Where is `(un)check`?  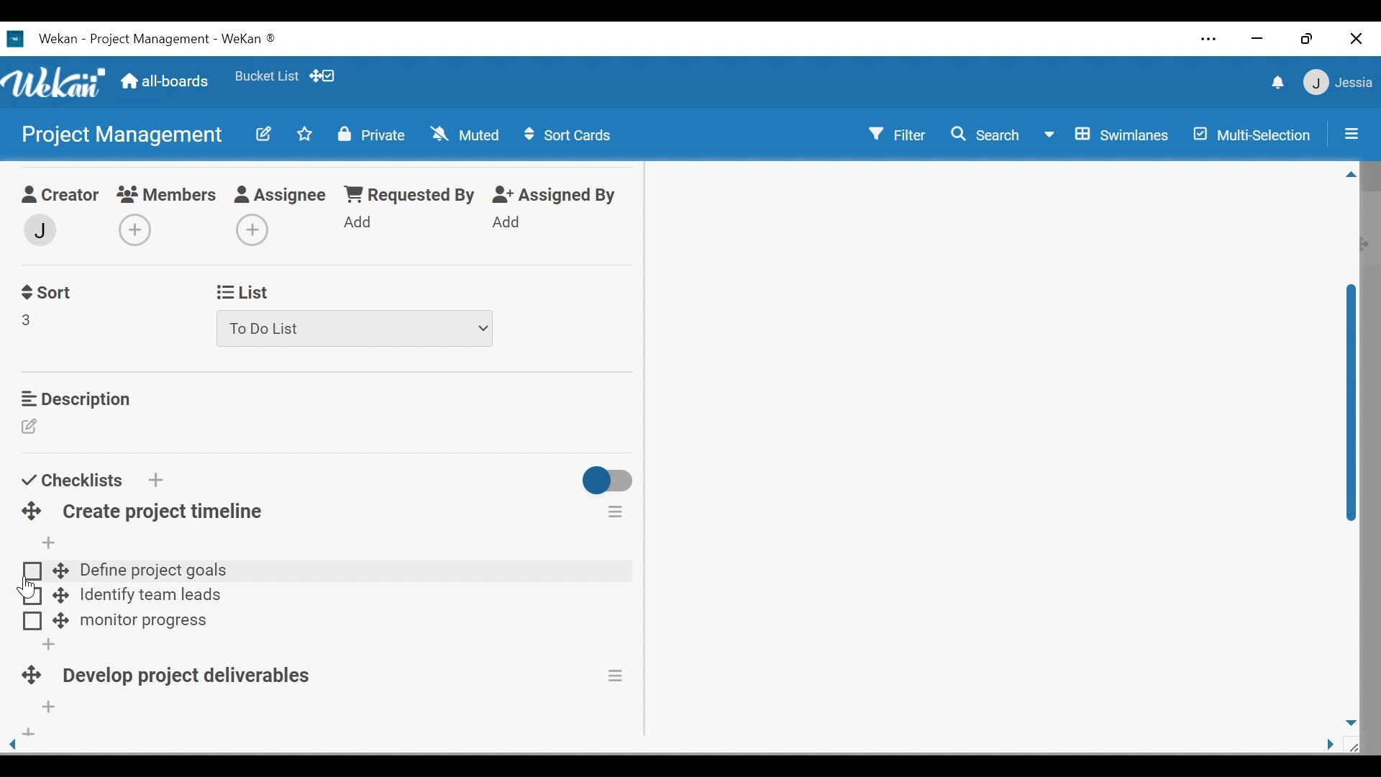 (un)check is located at coordinates (33, 598).